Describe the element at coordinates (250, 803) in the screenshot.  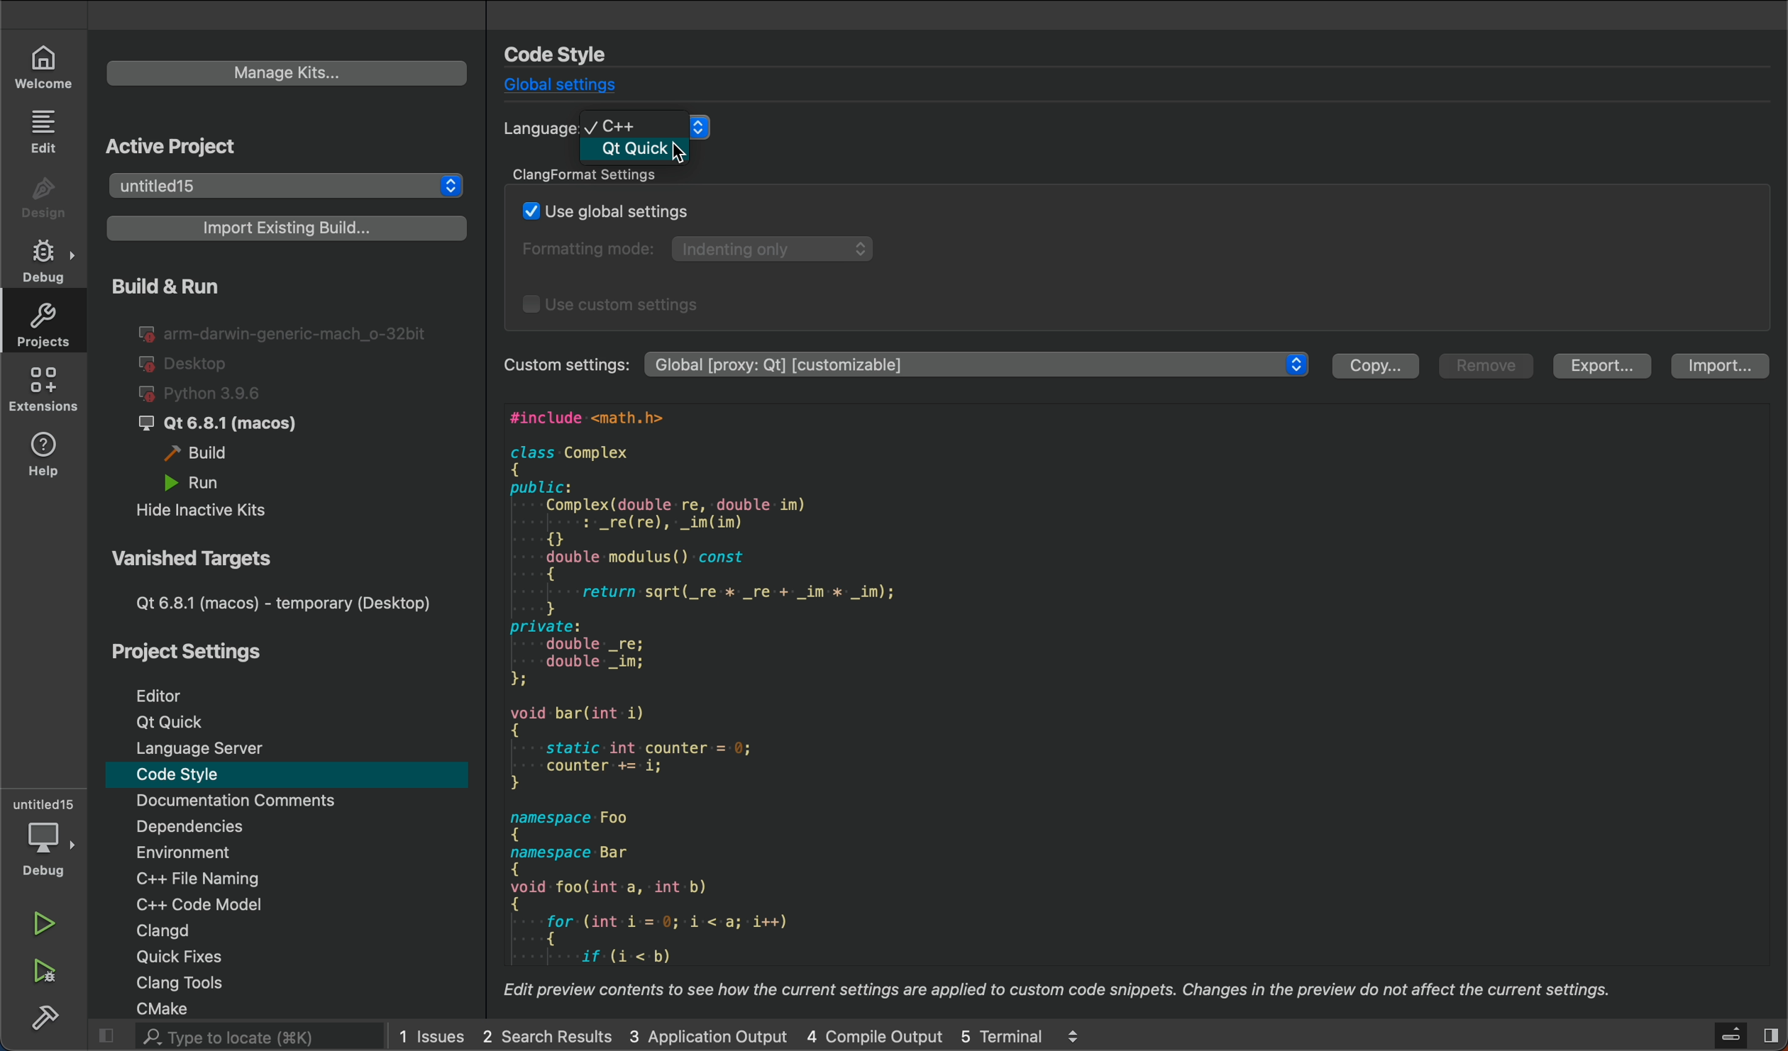
I see `` at that location.